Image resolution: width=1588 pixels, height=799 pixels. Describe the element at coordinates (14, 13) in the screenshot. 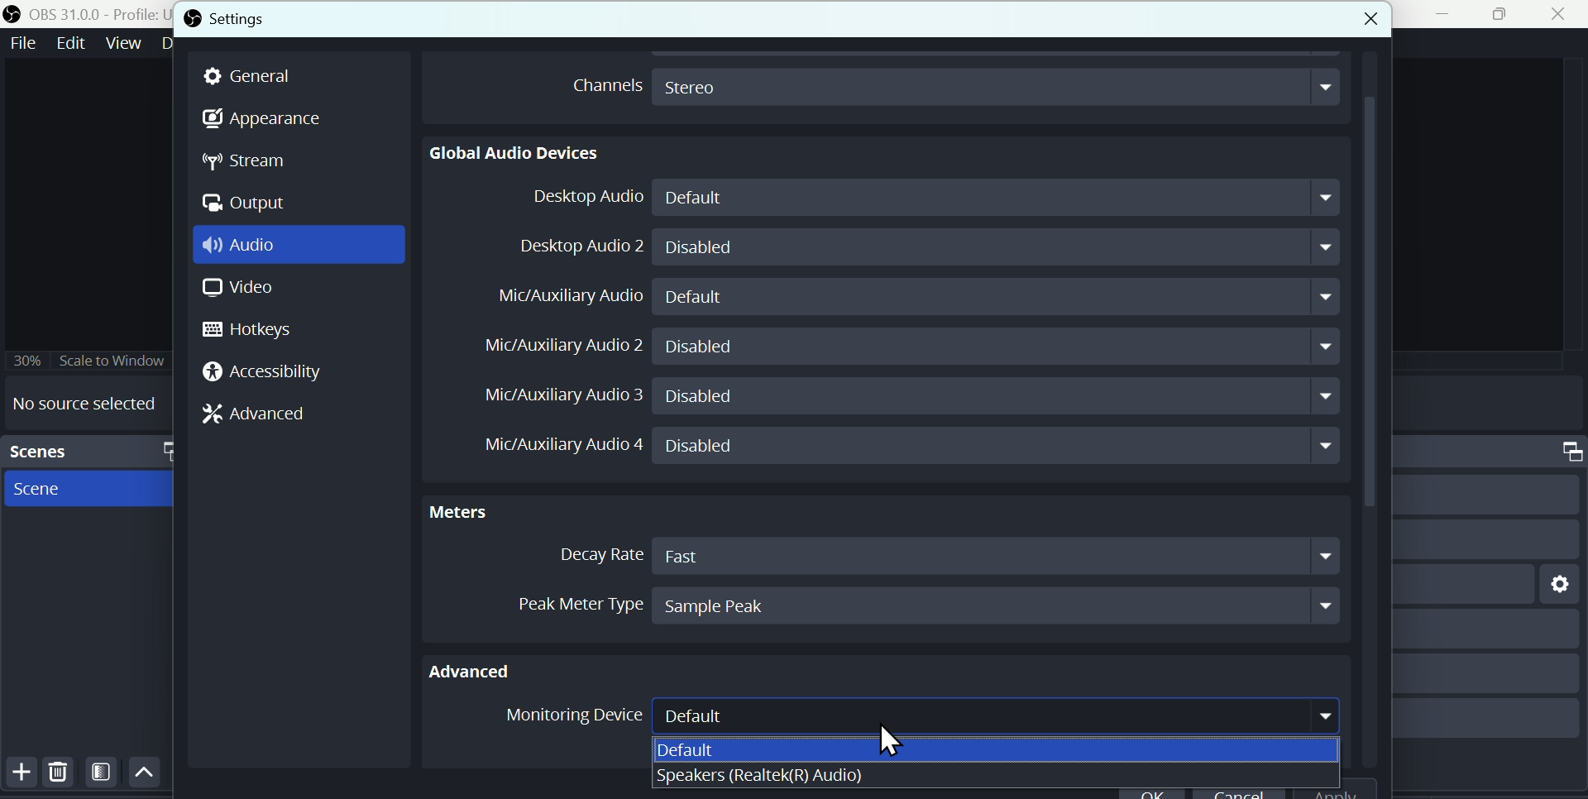

I see `OBS logo` at that location.